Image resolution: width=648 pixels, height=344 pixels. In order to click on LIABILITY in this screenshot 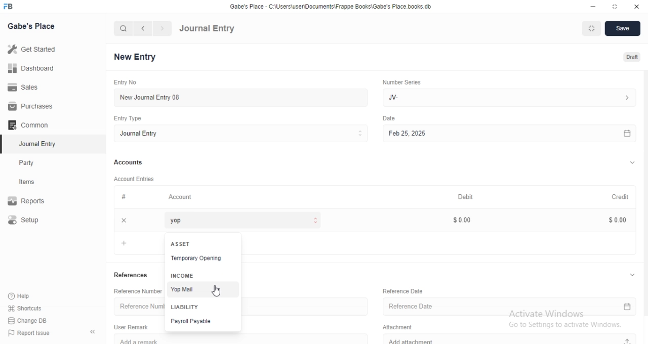, I will do `click(186, 307)`.